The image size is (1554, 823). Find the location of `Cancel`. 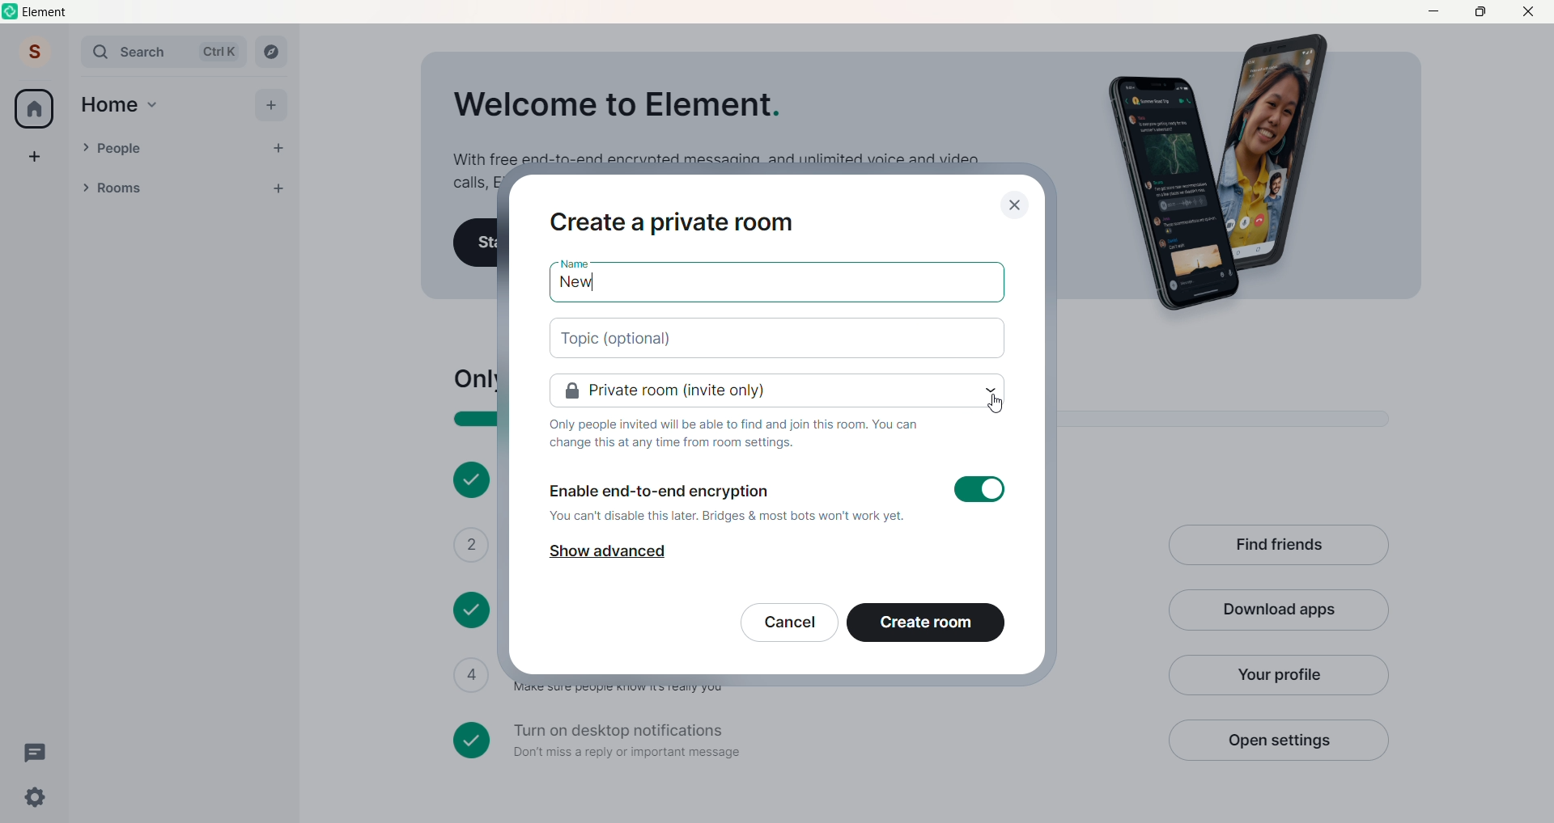

Cancel is located at coordinates (789, 623).